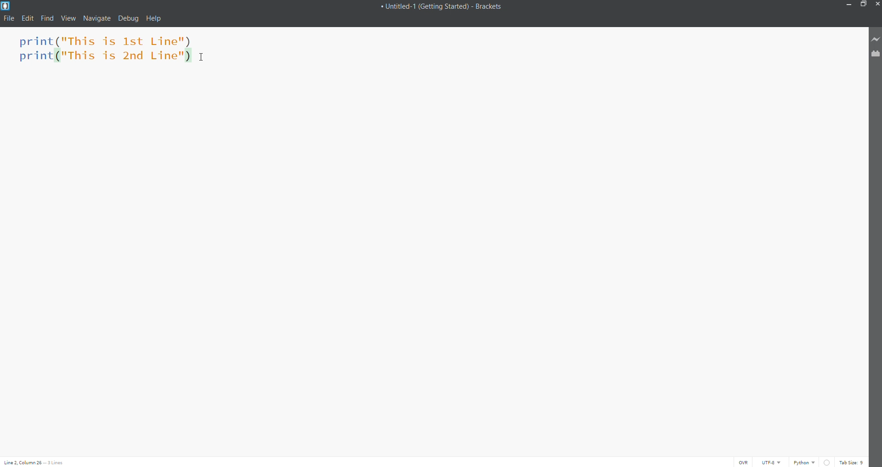 The width and height of the screenshot is (882, 467). Describe the element at coordinates (7, 6) in the screenshot. I see `Logo` at that location.